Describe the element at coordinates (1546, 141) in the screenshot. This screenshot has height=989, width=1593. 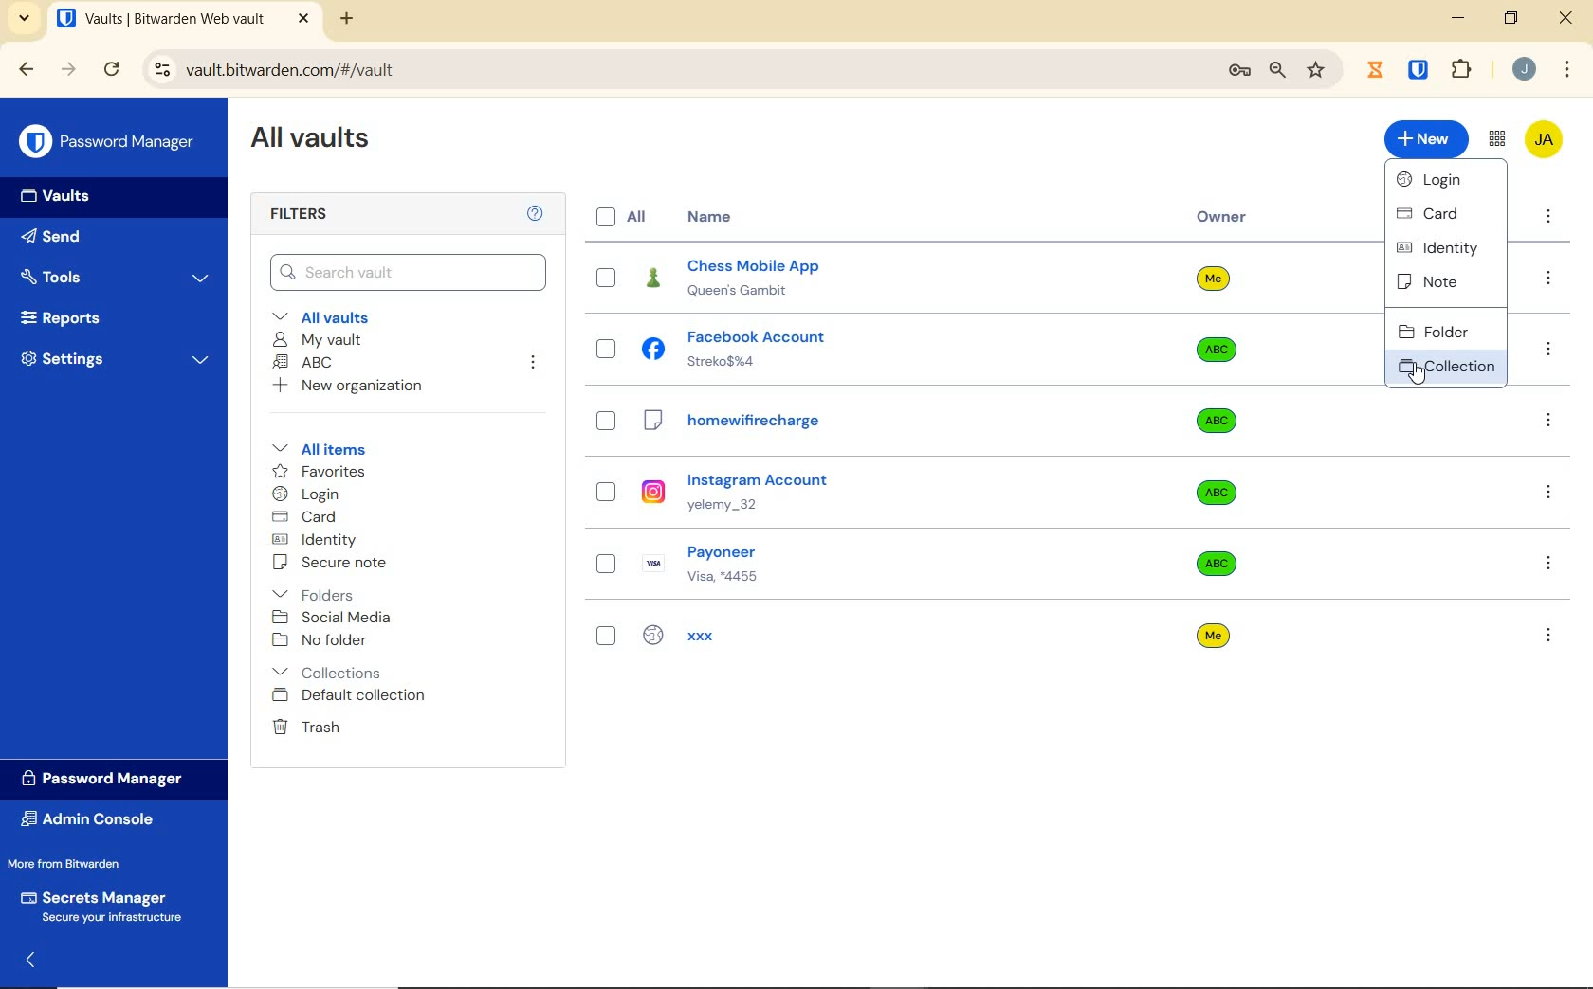
I see `Bitwarden Account` at that location.